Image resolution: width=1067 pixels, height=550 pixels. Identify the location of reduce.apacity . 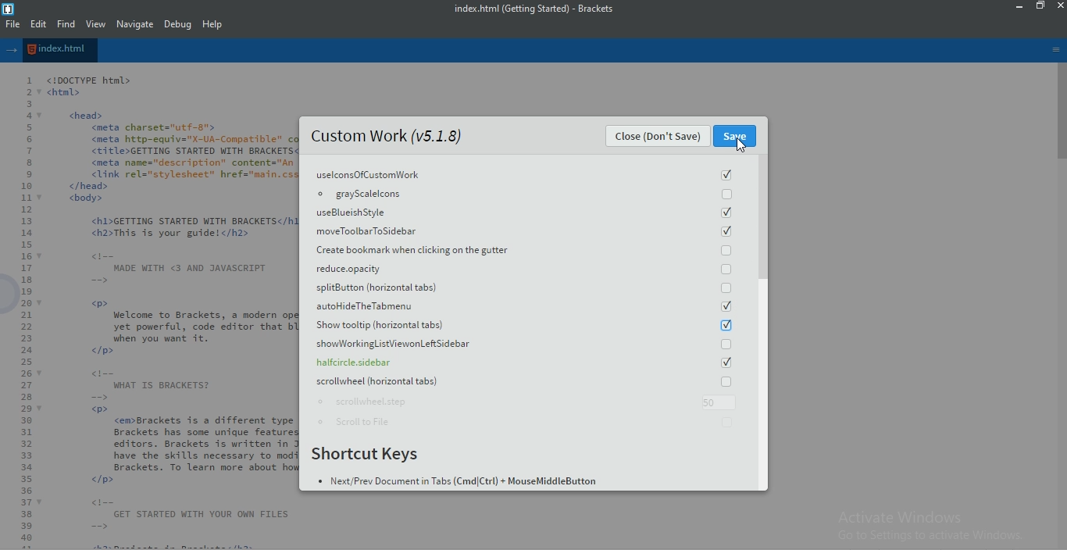
(526, 268).